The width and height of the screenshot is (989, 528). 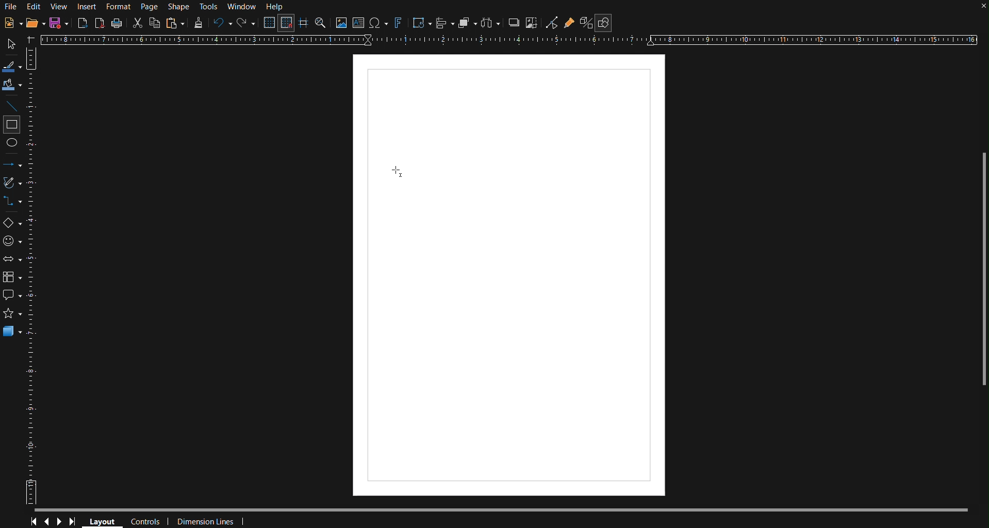 I want to click on Curves and Polygons, so click(x=12, y=183).